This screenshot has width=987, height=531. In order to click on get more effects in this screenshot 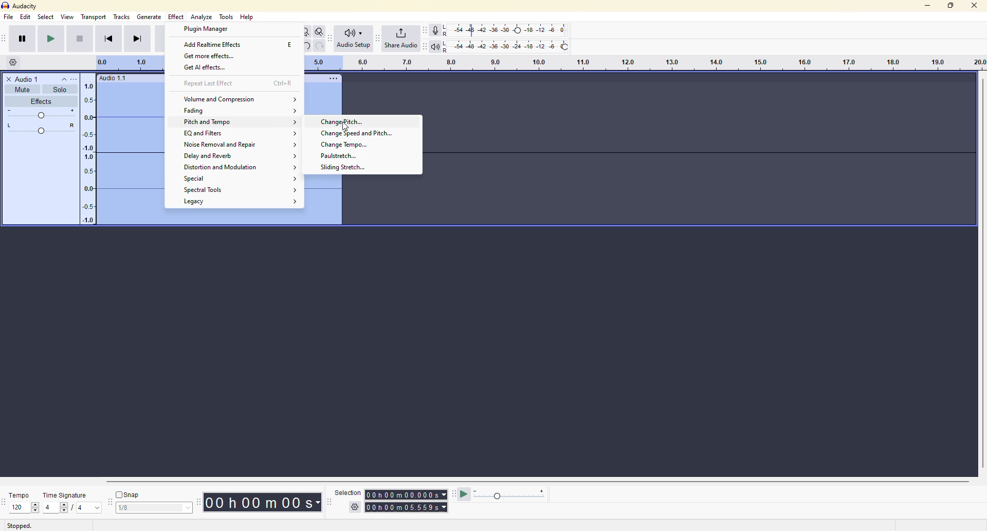, I will do `click(211, 56)`.